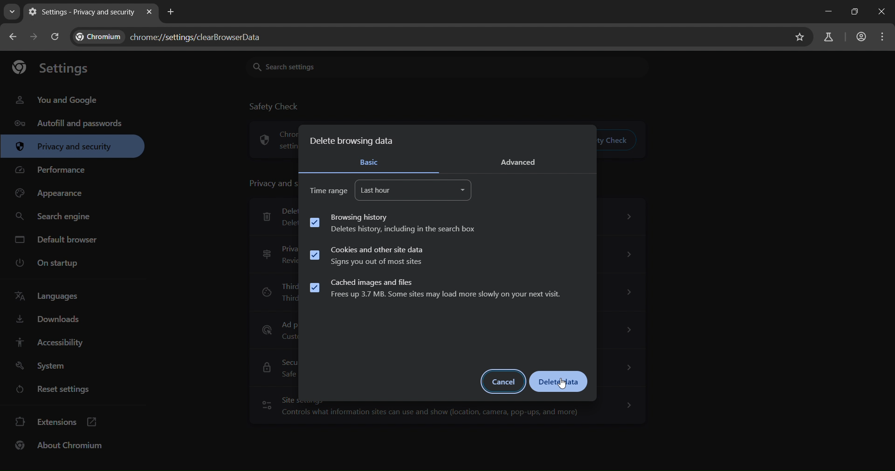 This screenshot has width=895, height=471. What do you see at coordinates (13, 38) in the screenshot?
I see `go back one page` at bounding box center [13, 38].